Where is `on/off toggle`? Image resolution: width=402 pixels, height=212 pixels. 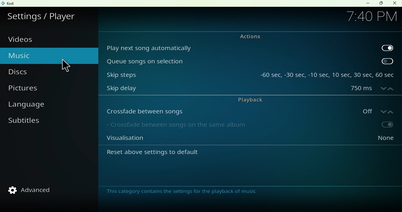
on/off toggle is located at coordinates (373, 110).